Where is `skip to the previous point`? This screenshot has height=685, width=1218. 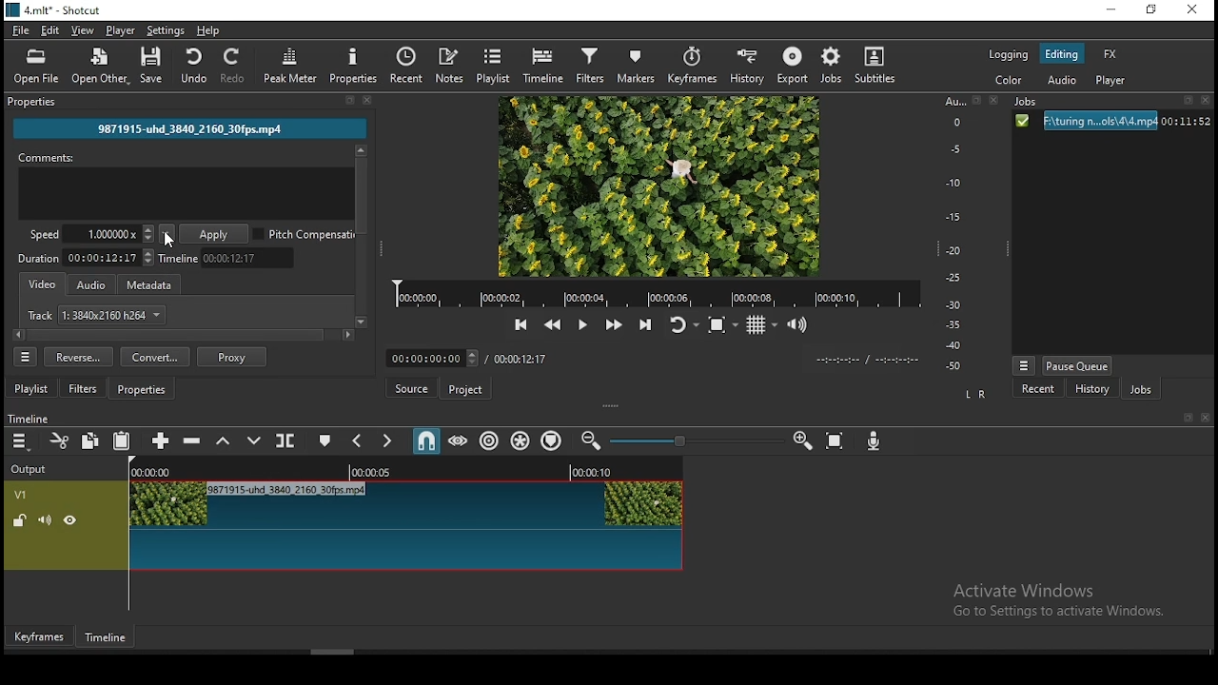 skip to the previous point is located at coordinates (521, 325).